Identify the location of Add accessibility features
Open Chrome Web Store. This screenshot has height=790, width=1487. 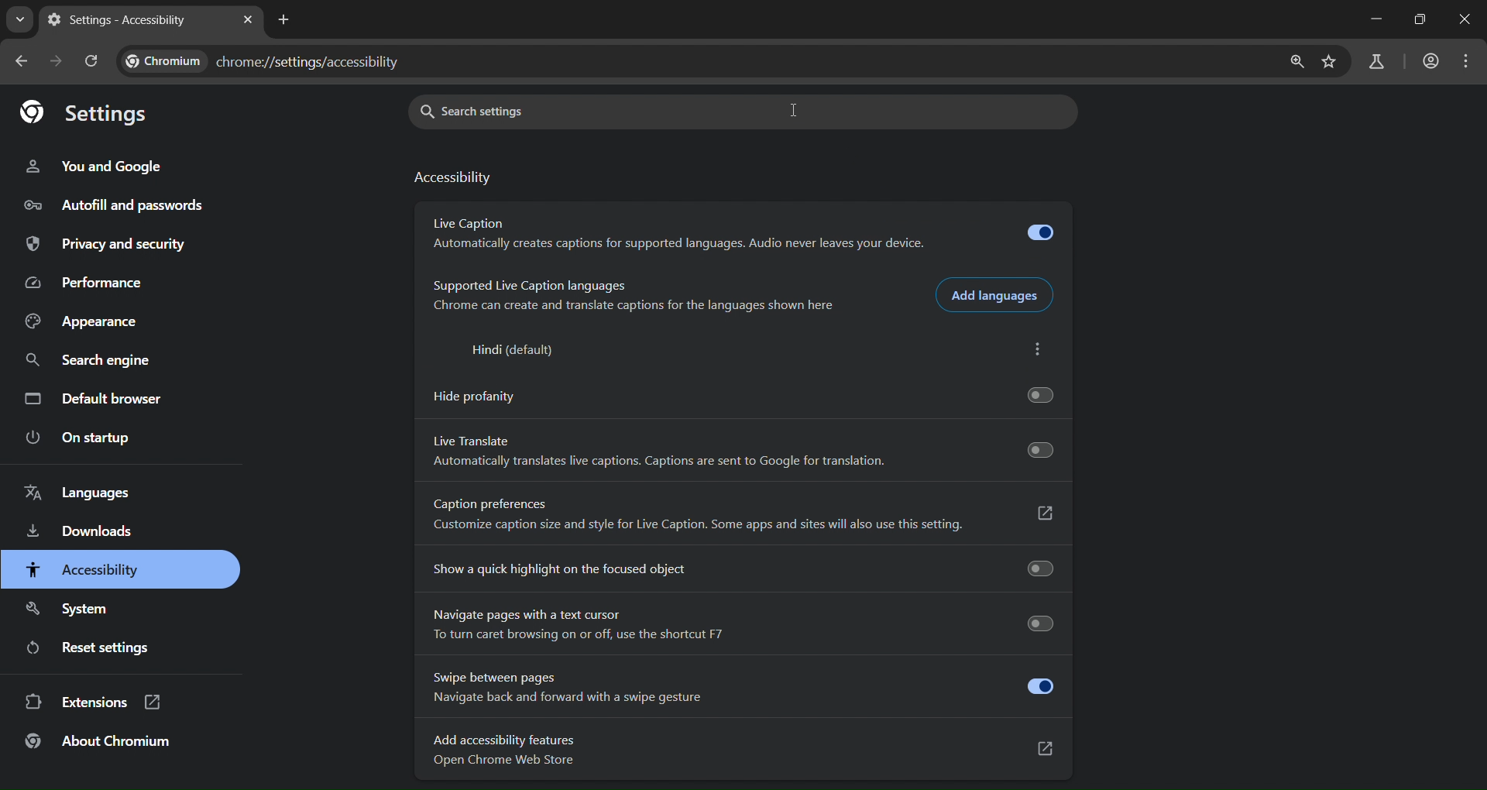
(743, 752).